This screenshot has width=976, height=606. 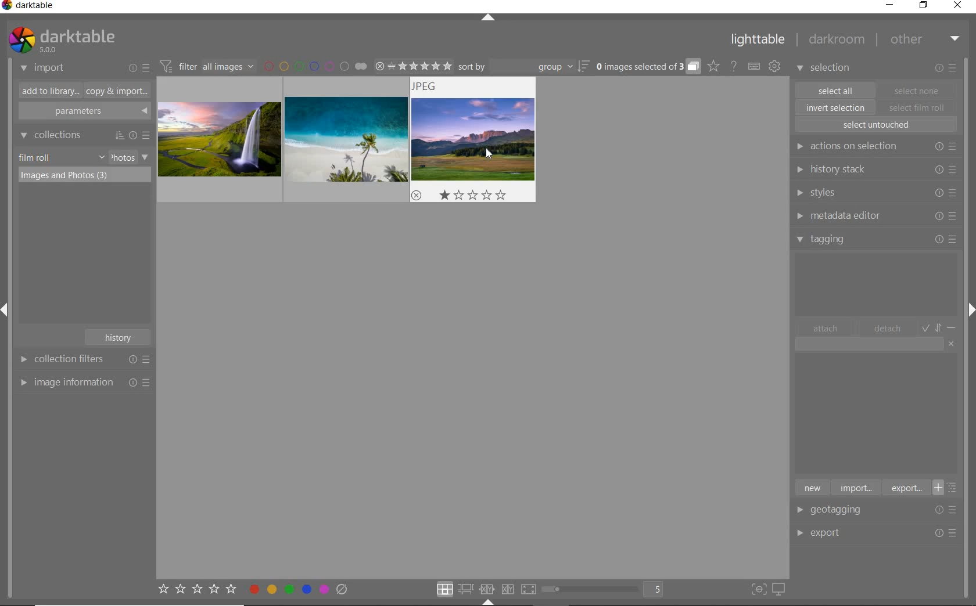 I want to click on collection filters, so click(x=83, y=359).